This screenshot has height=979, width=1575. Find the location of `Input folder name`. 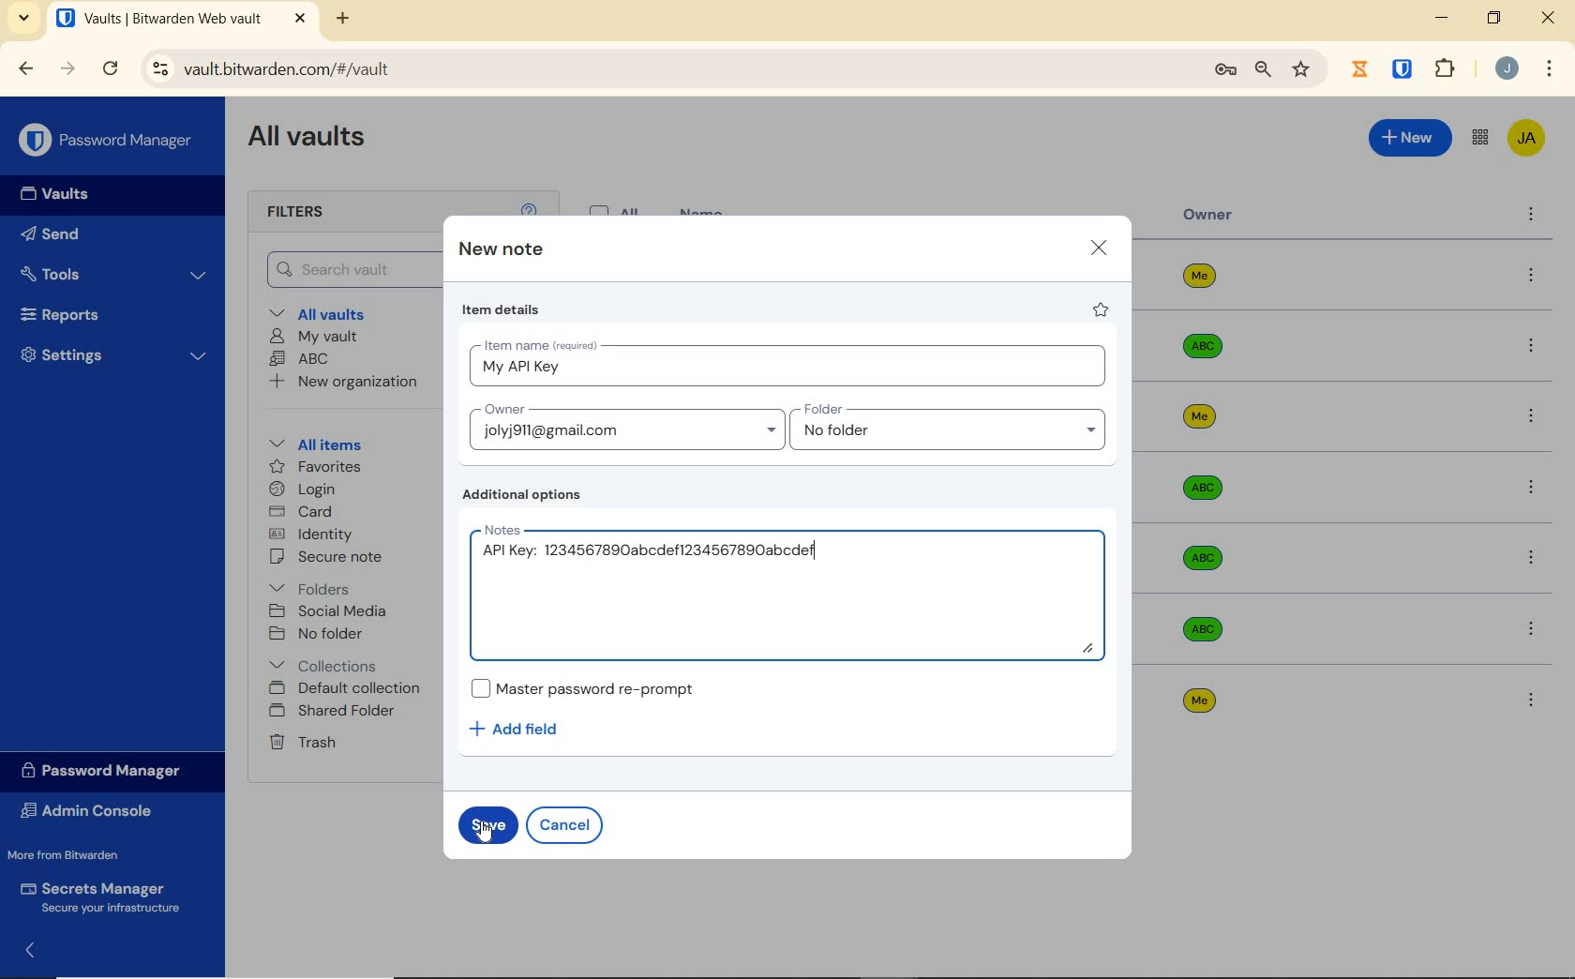

Input folder name is located at coordinates (952, 428).